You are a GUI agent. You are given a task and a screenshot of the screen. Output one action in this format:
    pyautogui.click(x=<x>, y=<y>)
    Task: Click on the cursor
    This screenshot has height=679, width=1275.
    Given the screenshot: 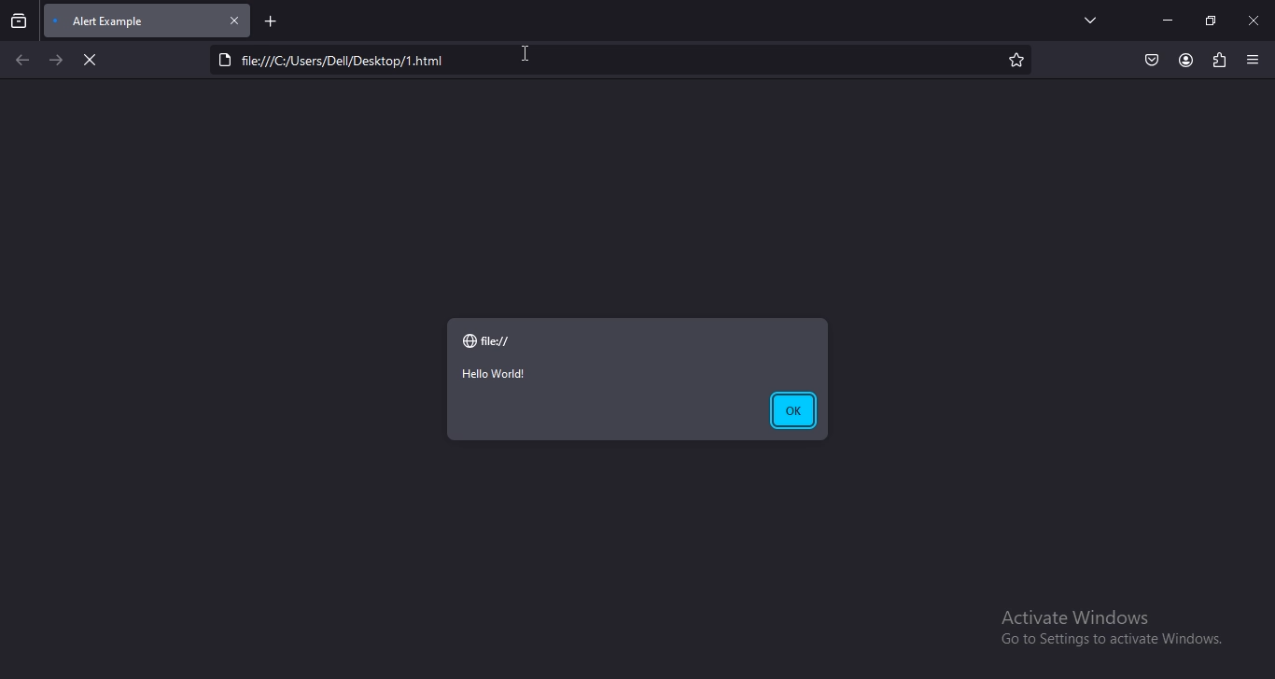 What is the action you would take?
    pyautogui.click(x=527, y=52)
    